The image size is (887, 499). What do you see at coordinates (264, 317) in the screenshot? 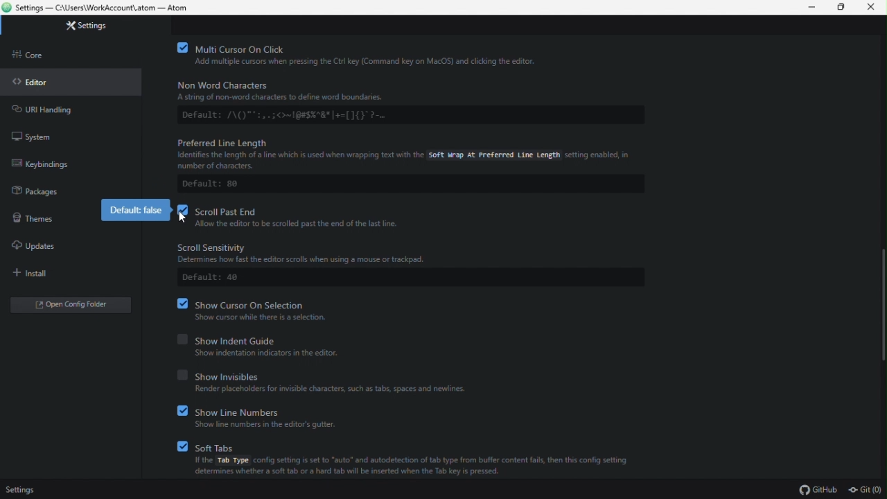
I see `‘Show cursor while there i a selection.` at bounding box center [264, 317].